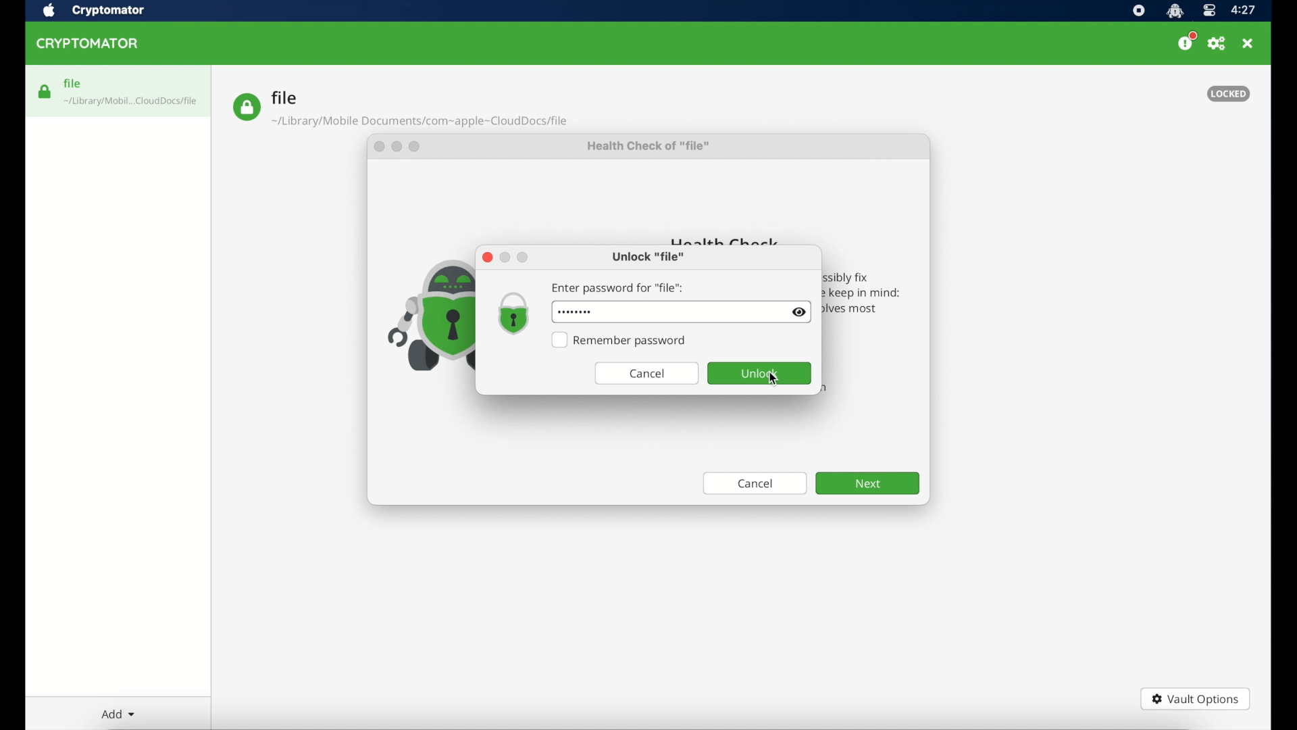 The height and width of the screenshot is (730, 1297). I want to click on cancel, so click(755, 485).